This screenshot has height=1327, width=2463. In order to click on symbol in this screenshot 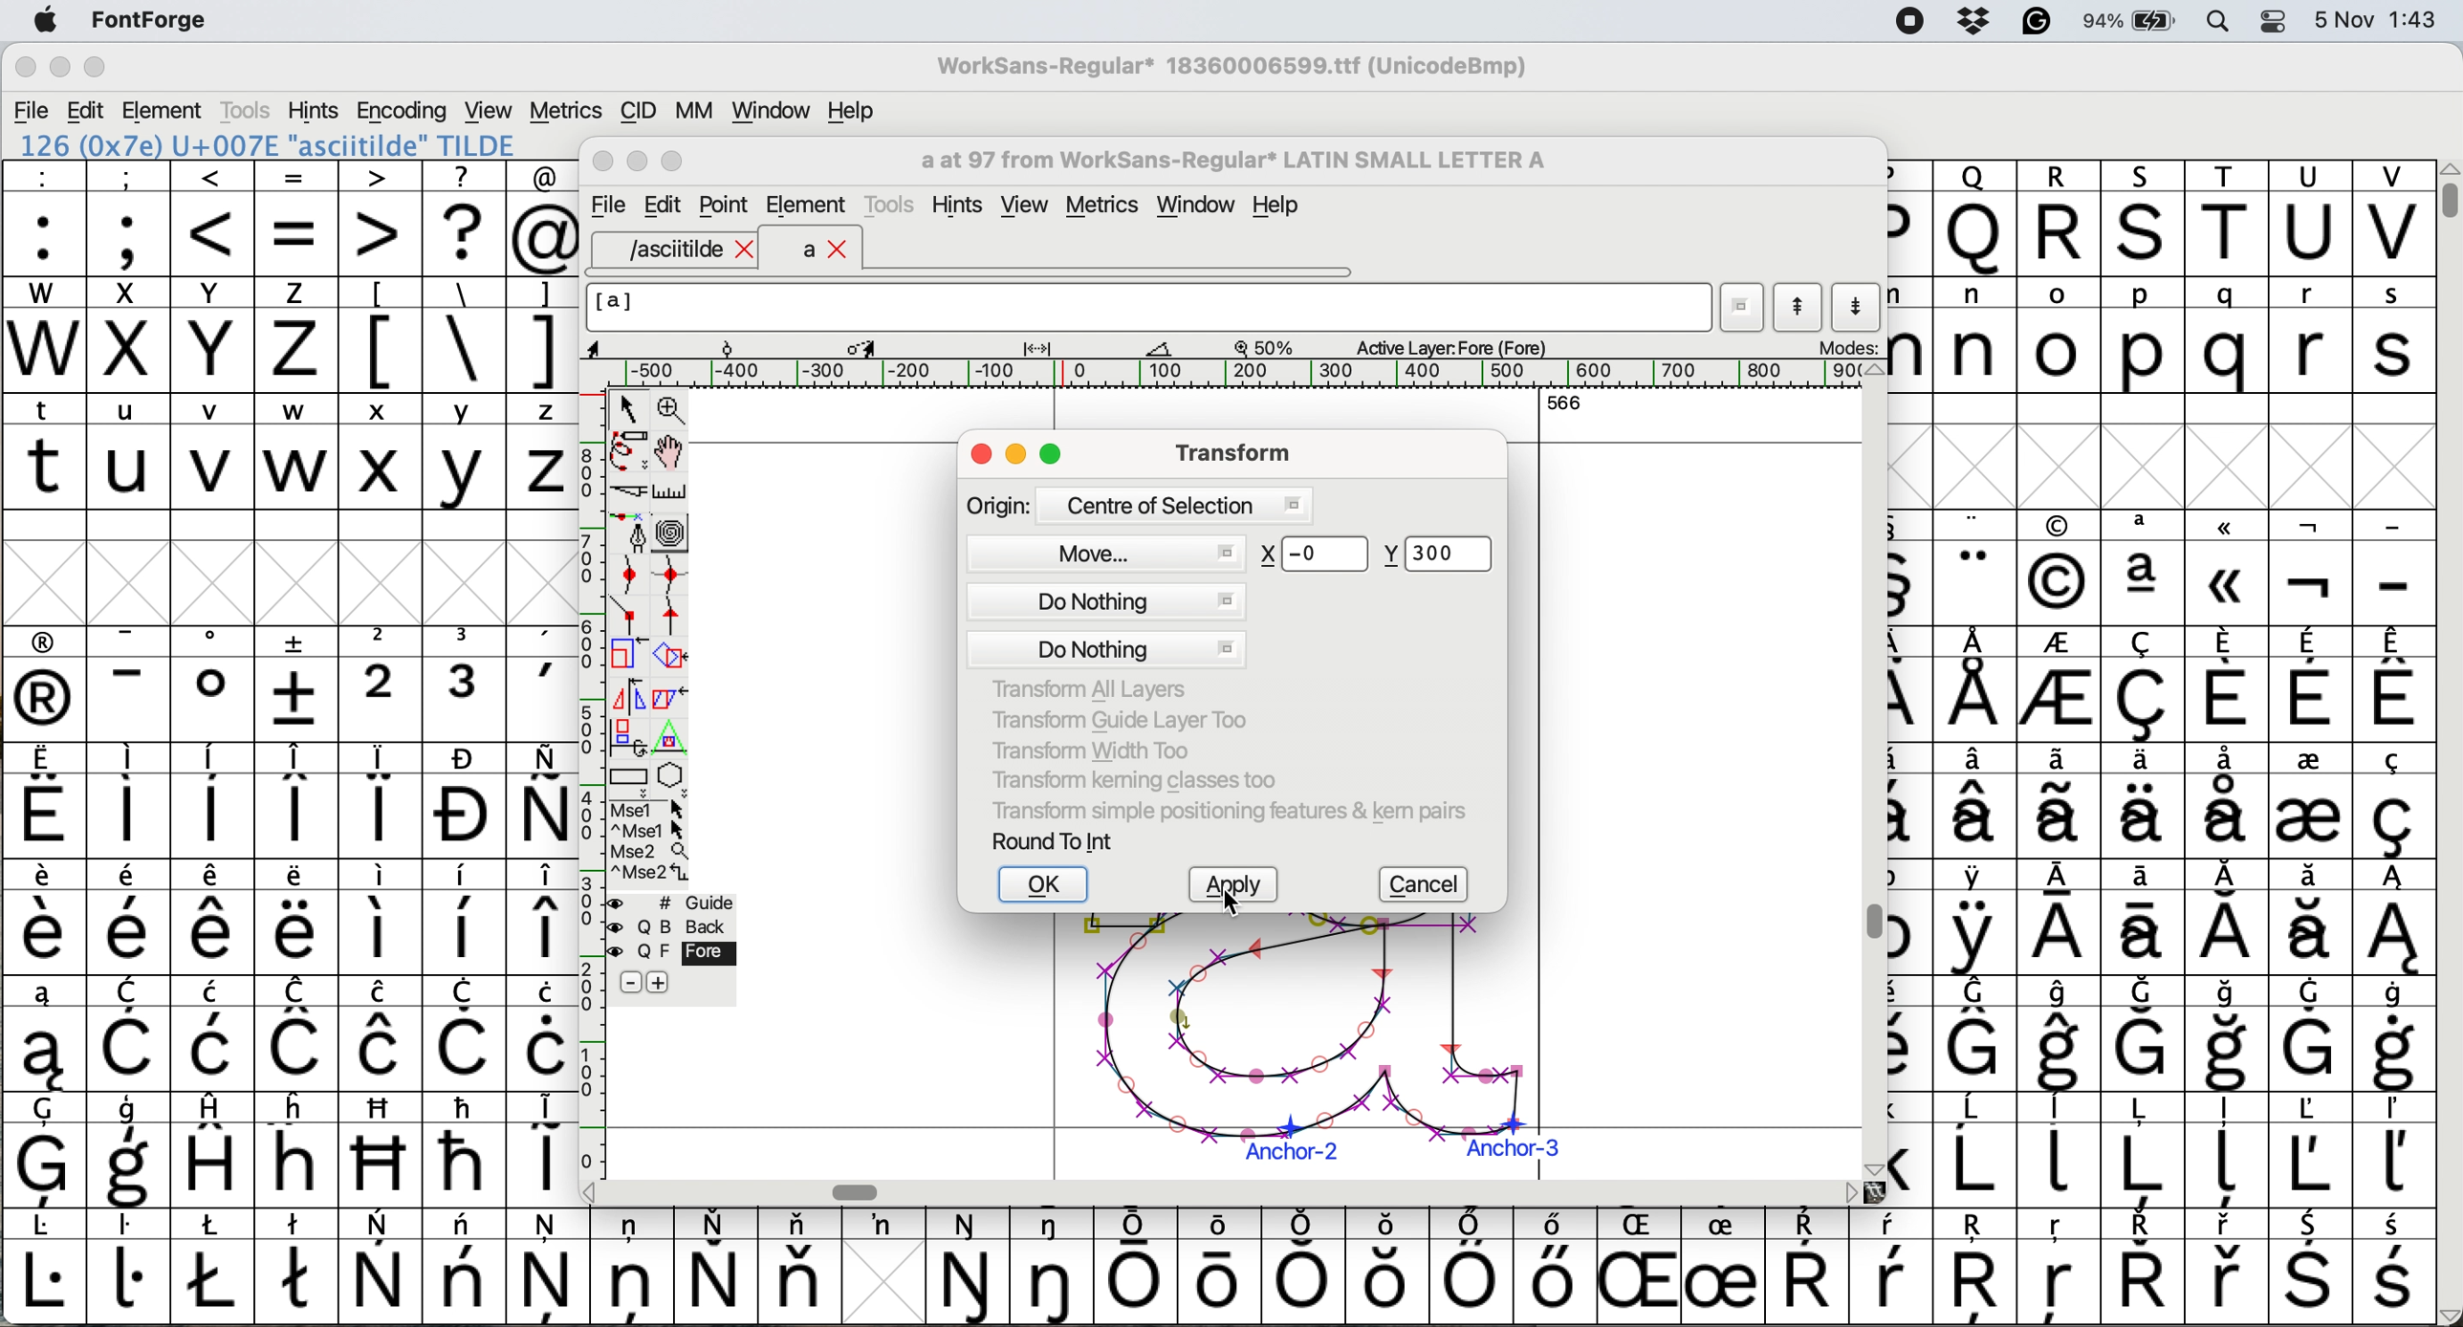, I will do `click(1225, 1263)`.